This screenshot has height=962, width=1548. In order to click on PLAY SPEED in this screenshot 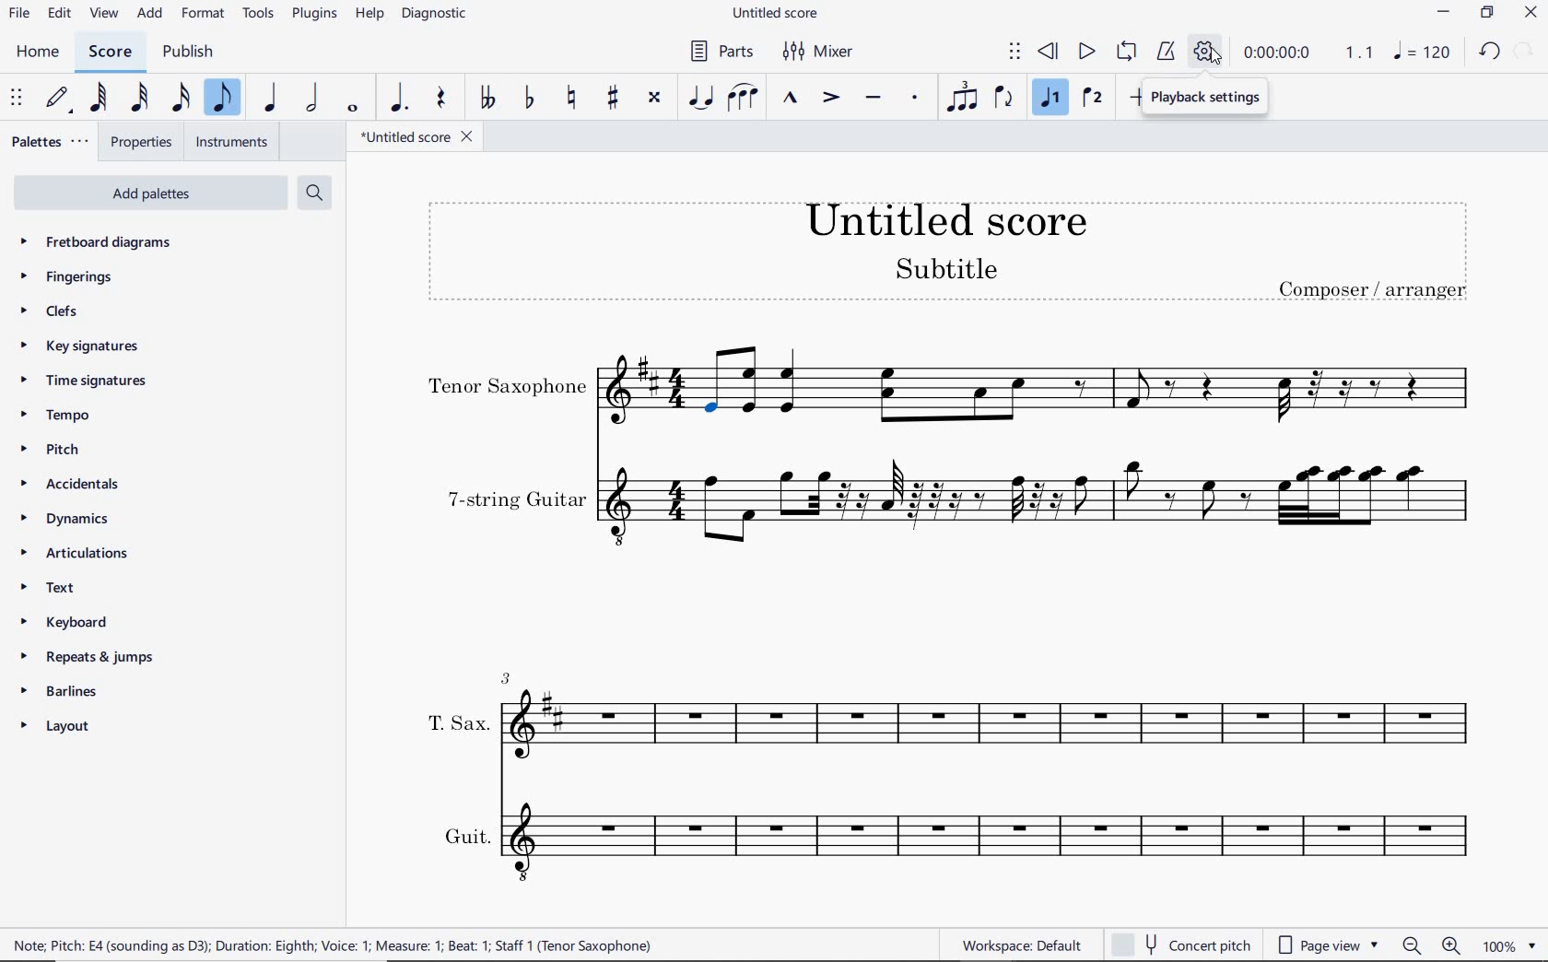, I will do `click(1311, 57)`.